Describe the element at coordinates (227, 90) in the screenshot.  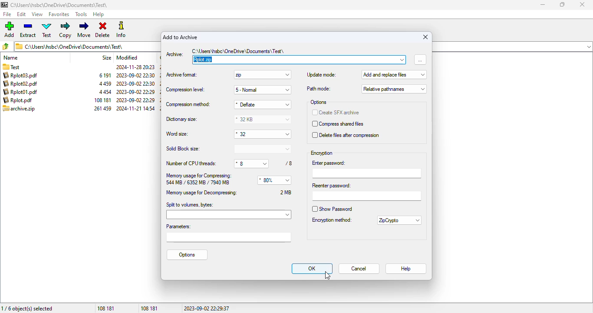
I see `compression level: 5-normal` at that location.